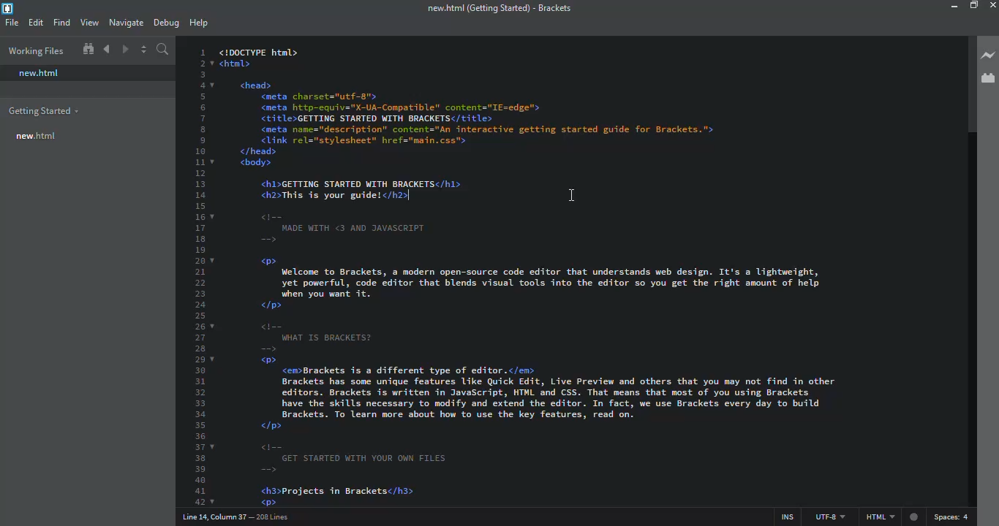 This screenshot has height=526, width=999. Describe the element at coordinates (143, 49) in the screenshot. I see `split editor` at that location.